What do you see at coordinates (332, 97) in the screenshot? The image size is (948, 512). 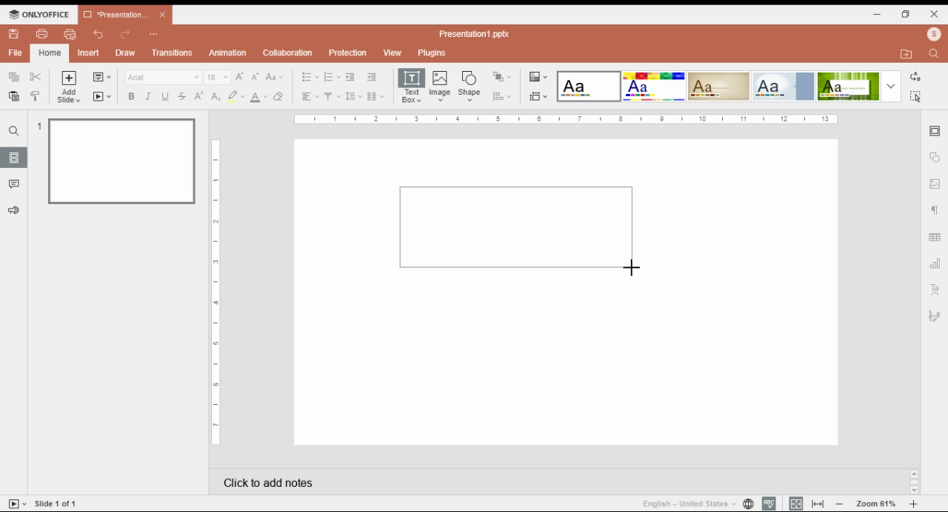 I see `vertical alignment` at bounding box center [332, 97].